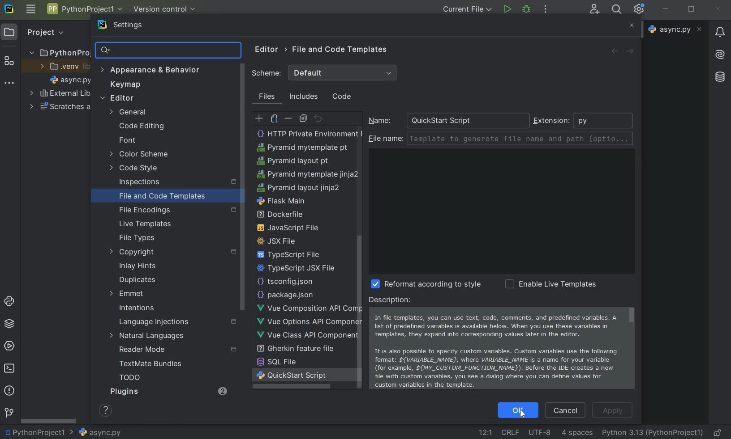  What do you see at coordinates (305, 118) in the screenshot?
I see `copy template` at bounding box center [305, 118].